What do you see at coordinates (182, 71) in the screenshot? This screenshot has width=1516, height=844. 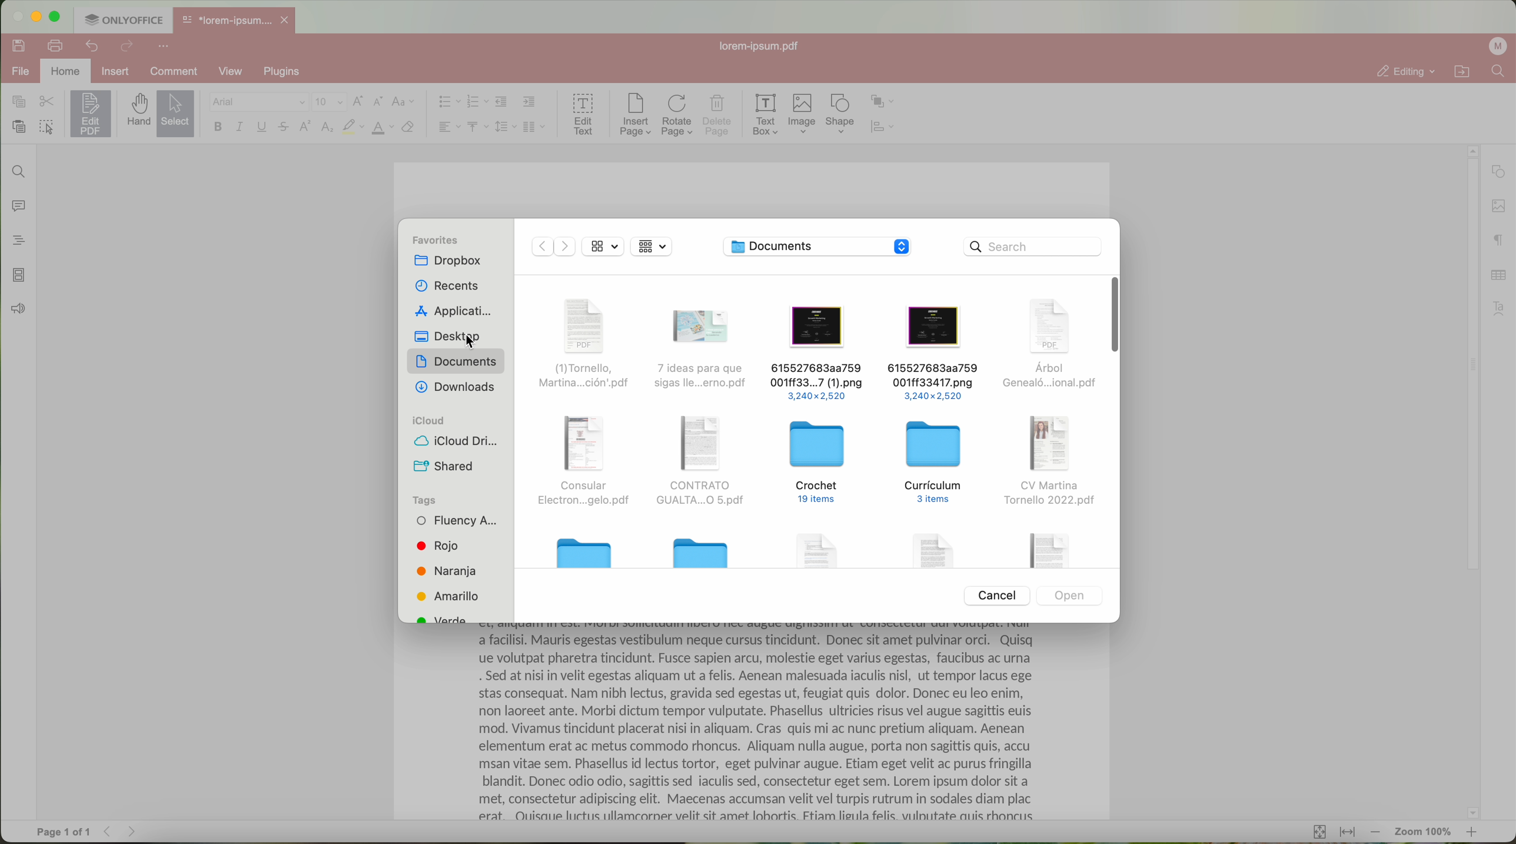 I see `comment` at bounding box center [182, 71].